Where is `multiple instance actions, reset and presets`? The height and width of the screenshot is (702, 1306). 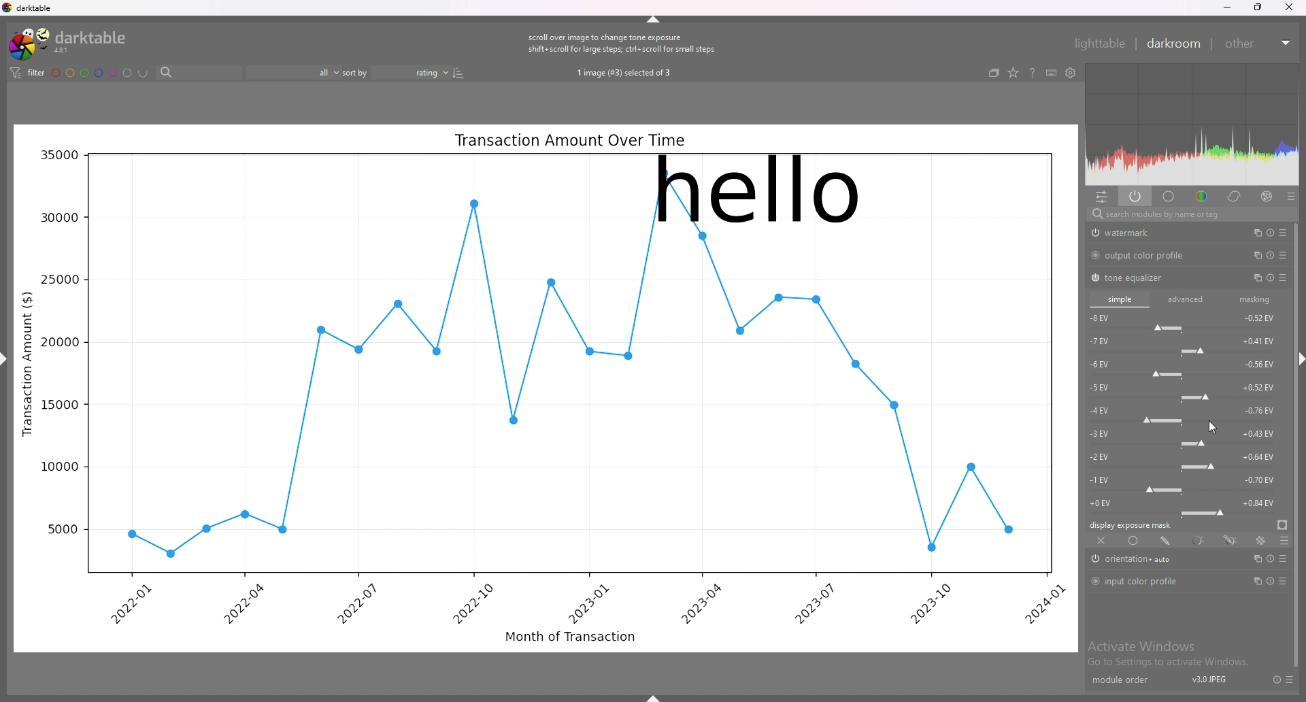
multiple instance actions, reset and presets is located at coordinates (1271, 580).